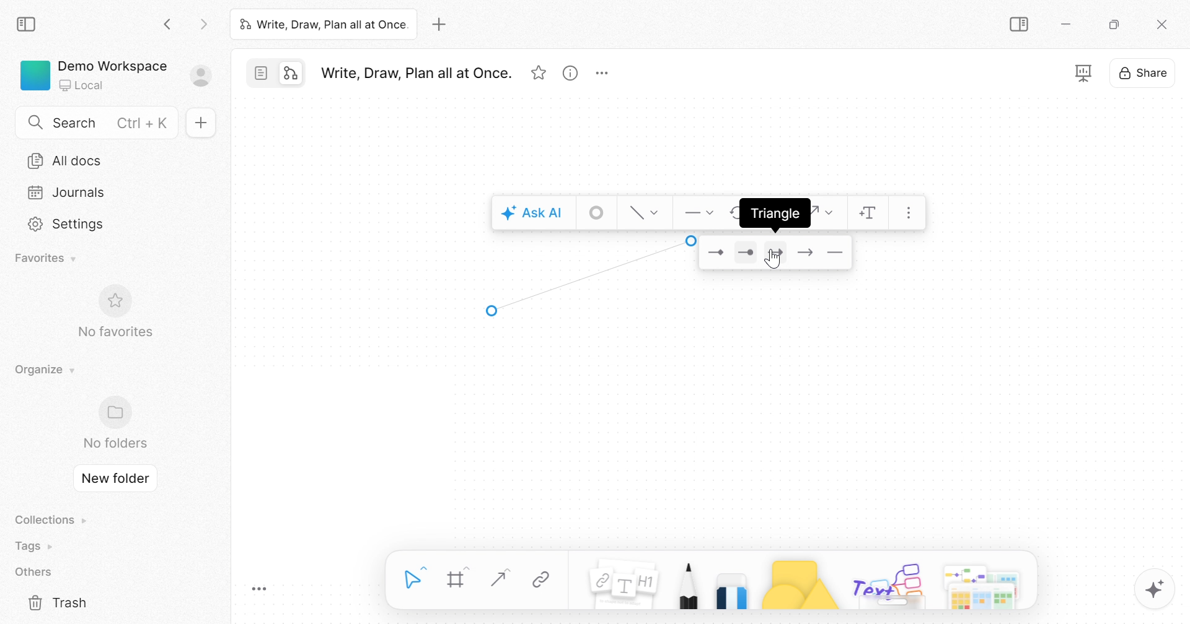  What do you see at coordinates (203, 26) in the screenshot?
I see `Forward` at bounding box center [203, 26].